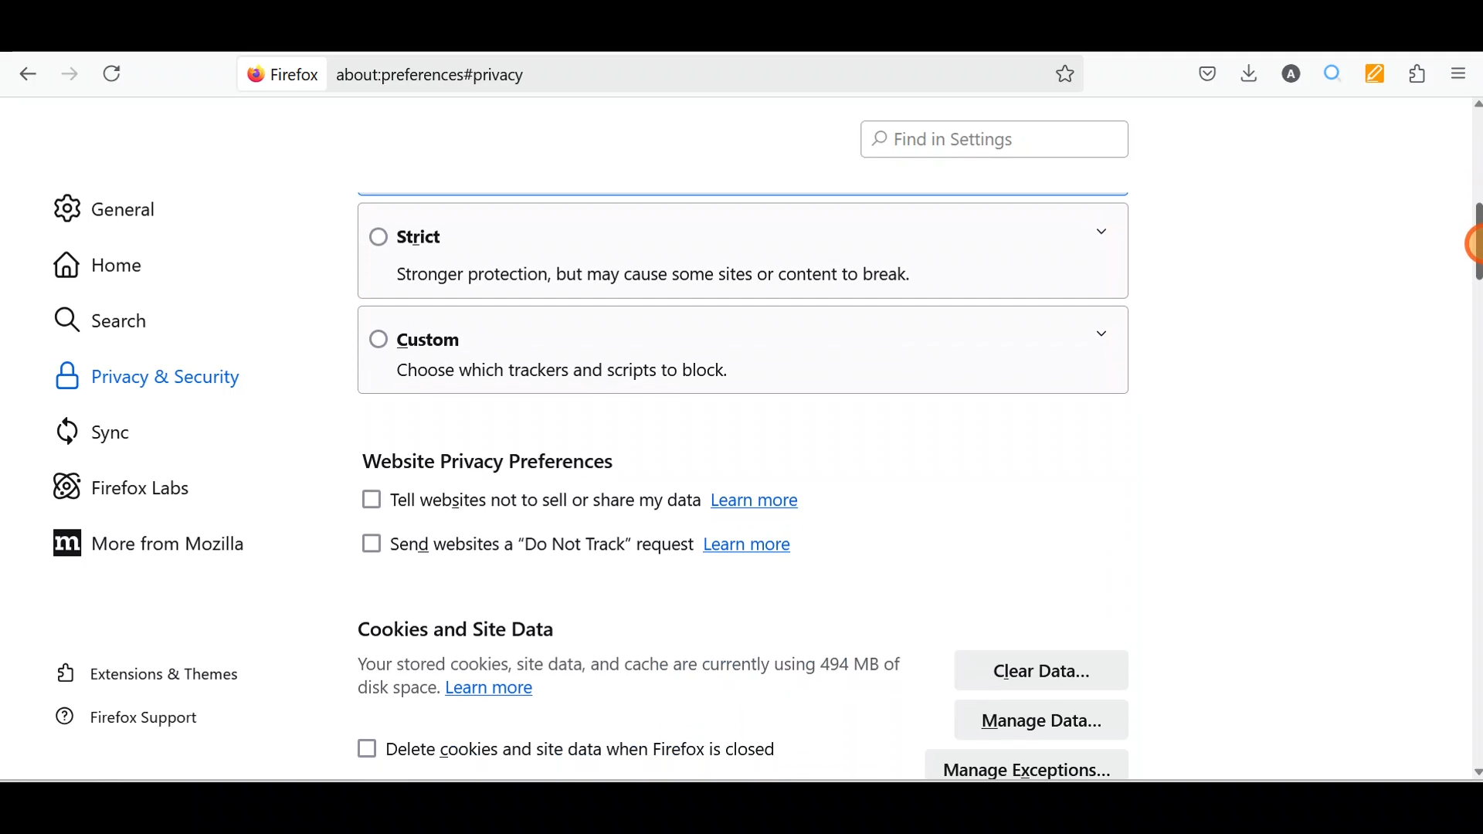 The width and height of the screenshot is (1483, 834). What do you see at coordinates (558, 746) in the screenshot?
I see `Delete cookies and site data when Firefox is closed` at bounding box center [558, 746].